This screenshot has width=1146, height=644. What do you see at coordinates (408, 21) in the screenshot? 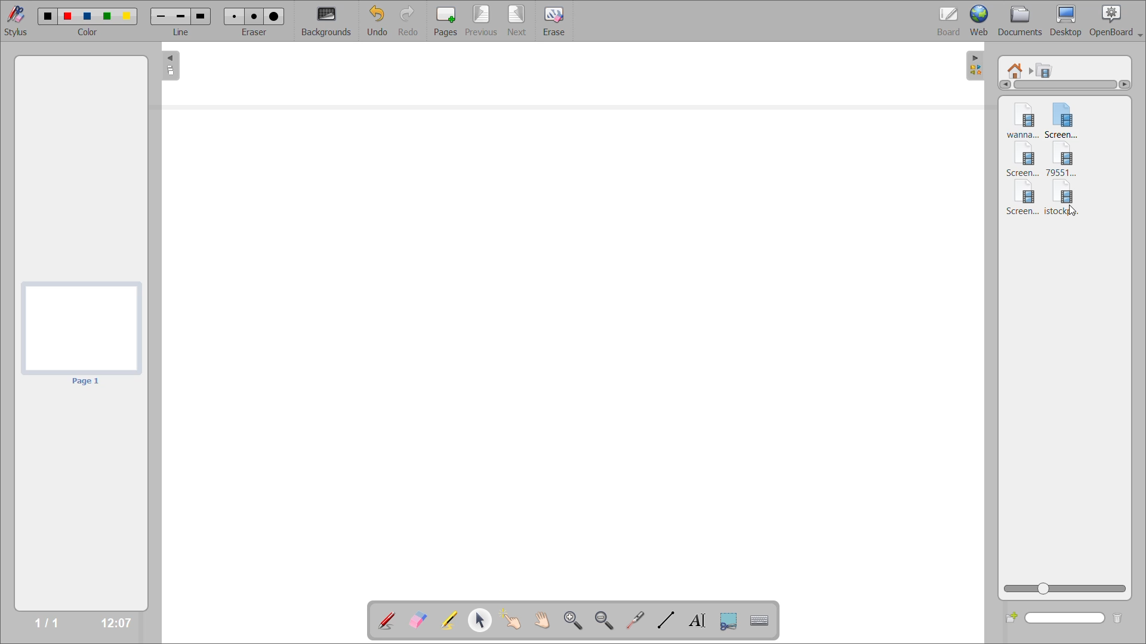
I see `redo` at bounding box center [408, 21].